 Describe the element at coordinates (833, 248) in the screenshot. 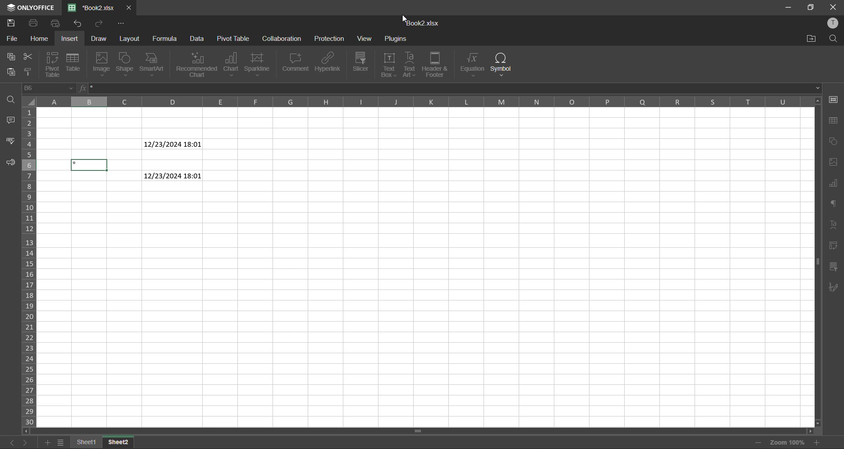

I see `pivot table` at that location.